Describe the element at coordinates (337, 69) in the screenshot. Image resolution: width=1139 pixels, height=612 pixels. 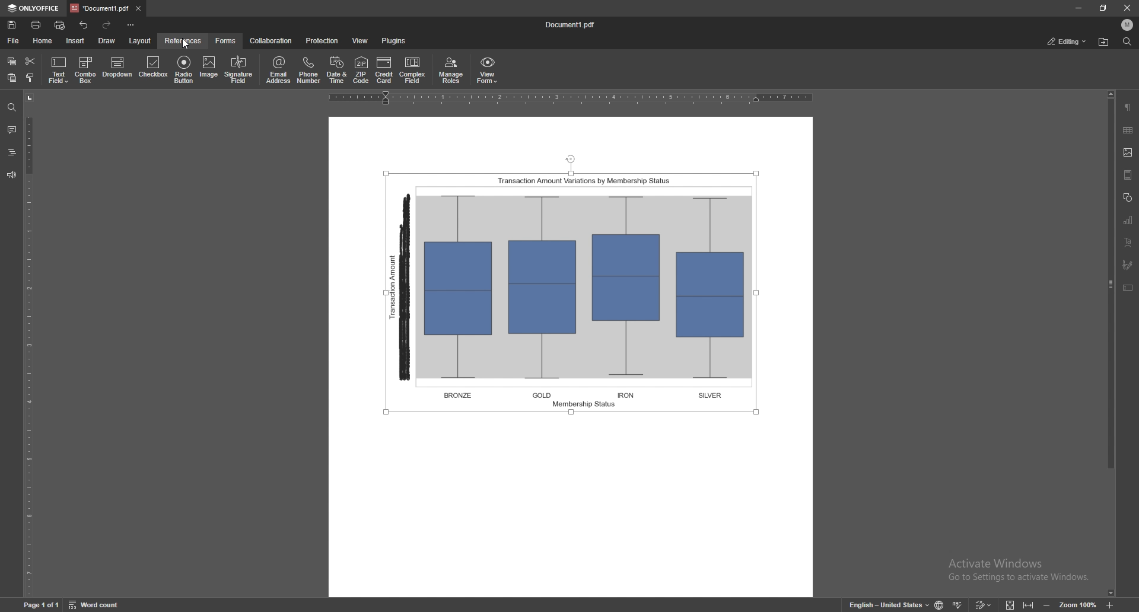
I see `date and time` at that location.